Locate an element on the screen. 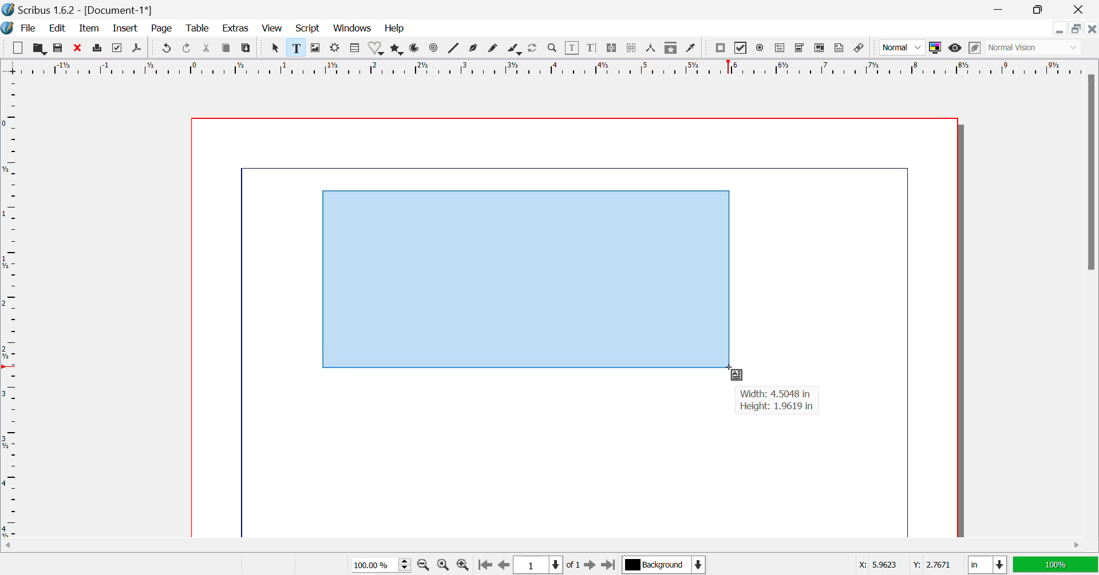 The image size is (1099, 575). Pdf Text Field is located at coordinates (781, 49).